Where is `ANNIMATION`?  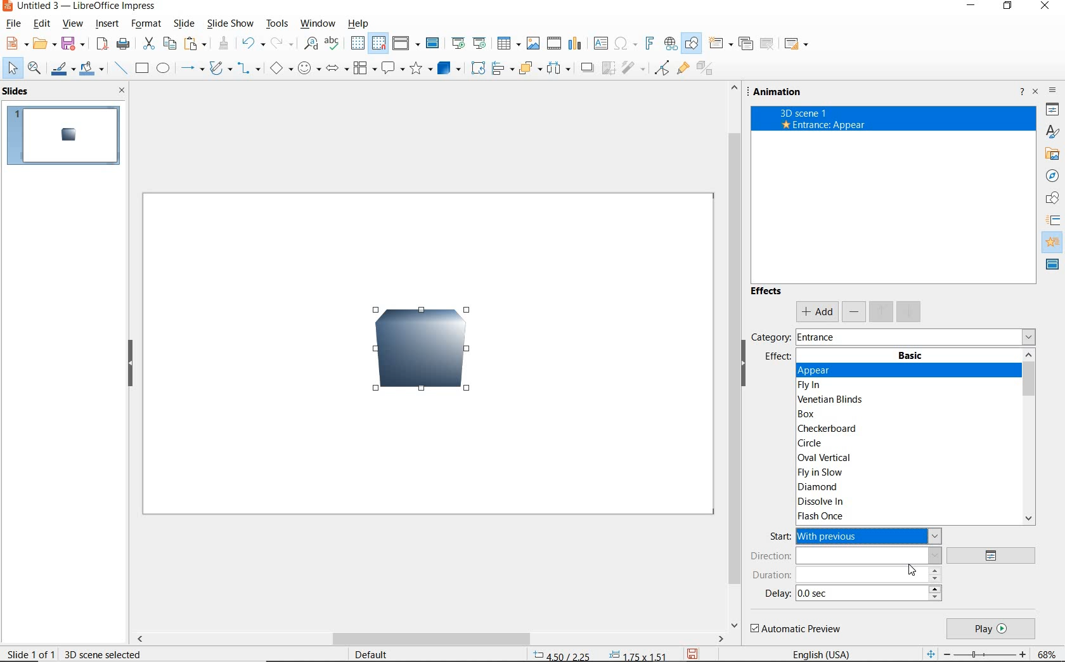 ANNIMATION is located at coordinates (1054, 242).